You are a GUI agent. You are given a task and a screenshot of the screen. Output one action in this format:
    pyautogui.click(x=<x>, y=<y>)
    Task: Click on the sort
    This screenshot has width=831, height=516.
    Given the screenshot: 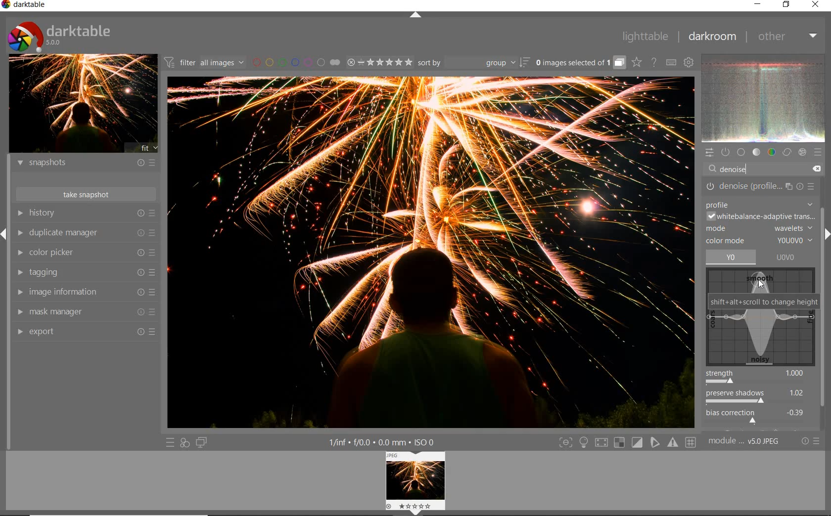 What is the action you would take?
    pyautogui.click(x=473, y=63)
    